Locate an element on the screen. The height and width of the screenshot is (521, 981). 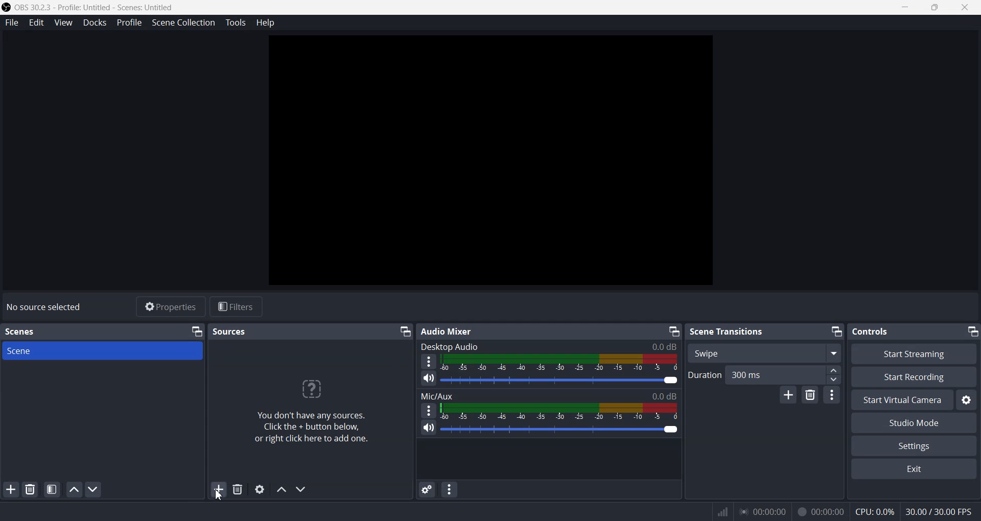
Text is located at coordinates (229, 332).